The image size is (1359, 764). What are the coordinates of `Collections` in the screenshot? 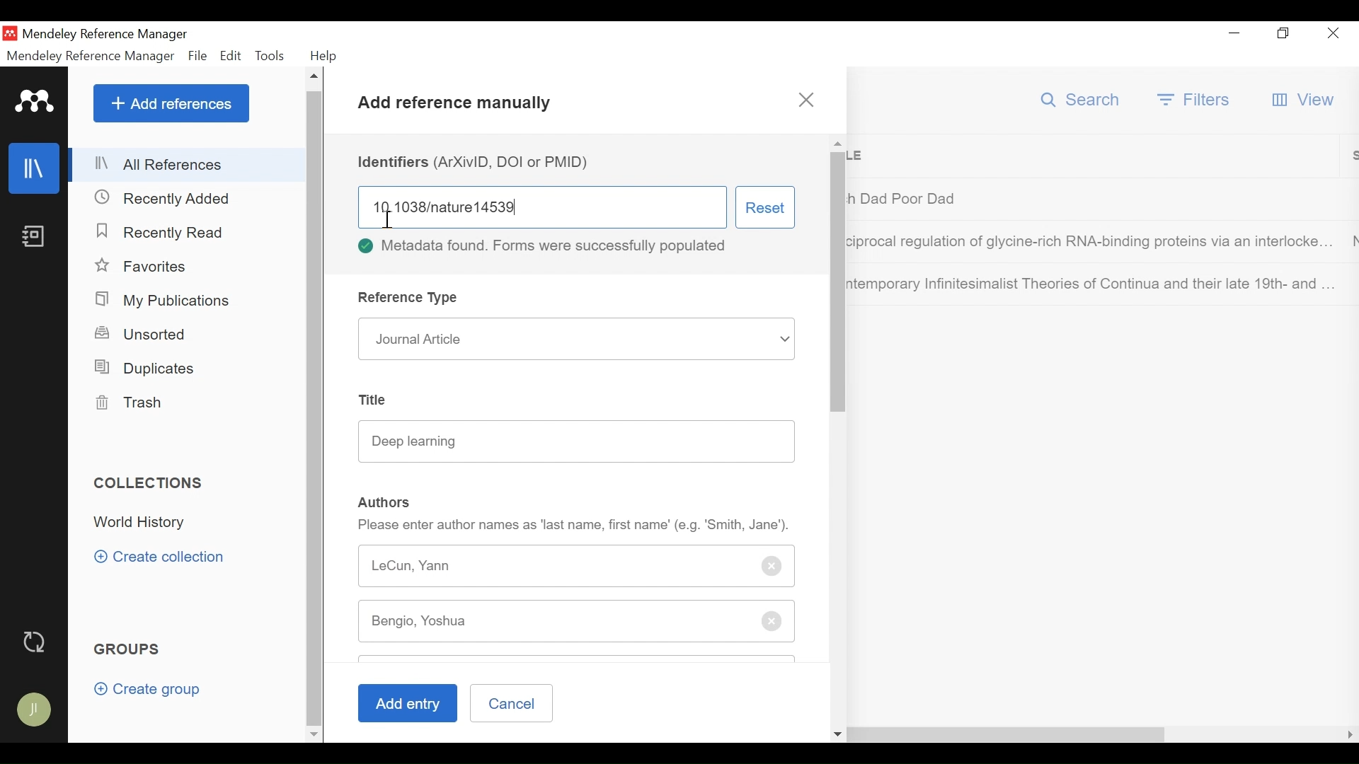 It's located at (150, 483).